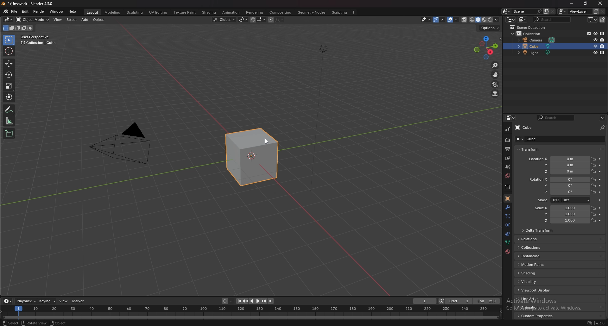  Describe the element at coordinates (533, 248) in the screenshot. I see `collections` at that location.